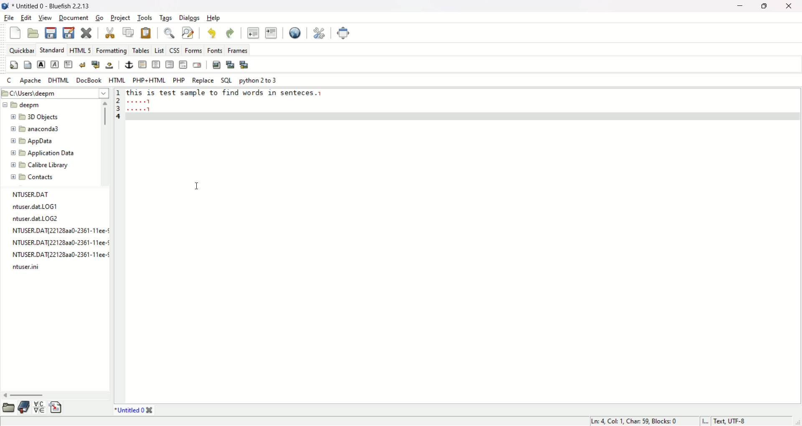 The height and width of the screenshot is (426, 802). I want to click on Replace, so click(202, 80).